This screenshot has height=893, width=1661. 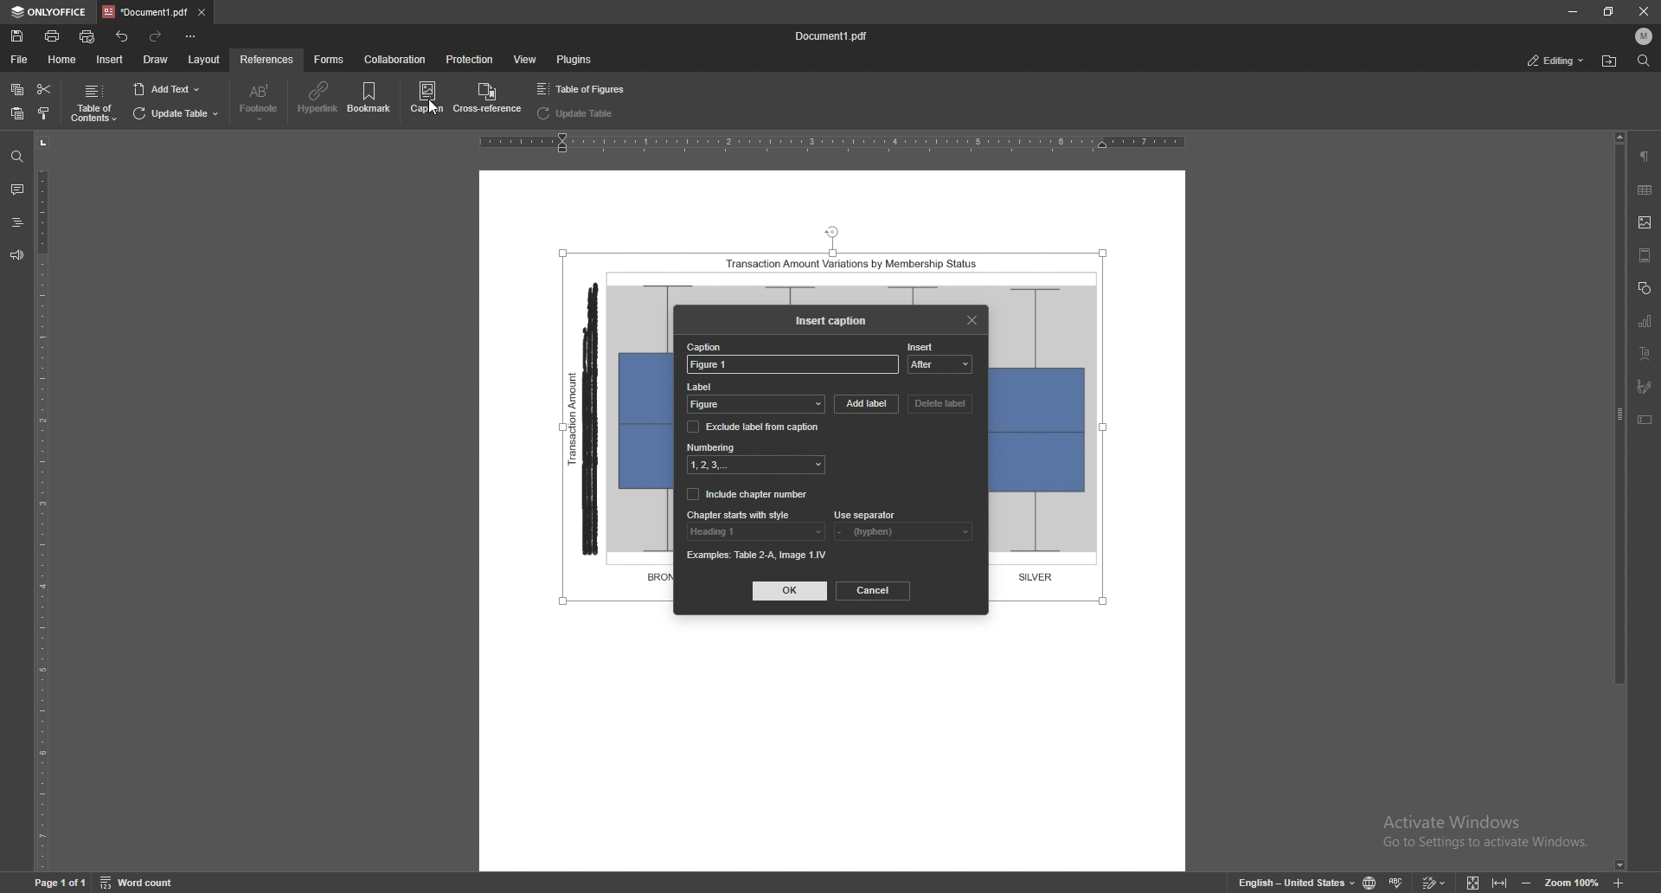 What do you see at coordinates (578, 113) in the screenshot?
I see `update table` at bounding box center [578, 113].